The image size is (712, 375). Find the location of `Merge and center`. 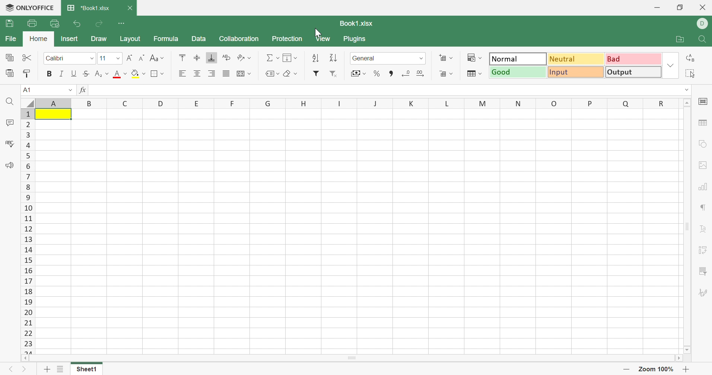

Merge and center is located at coordinates (243, 74).